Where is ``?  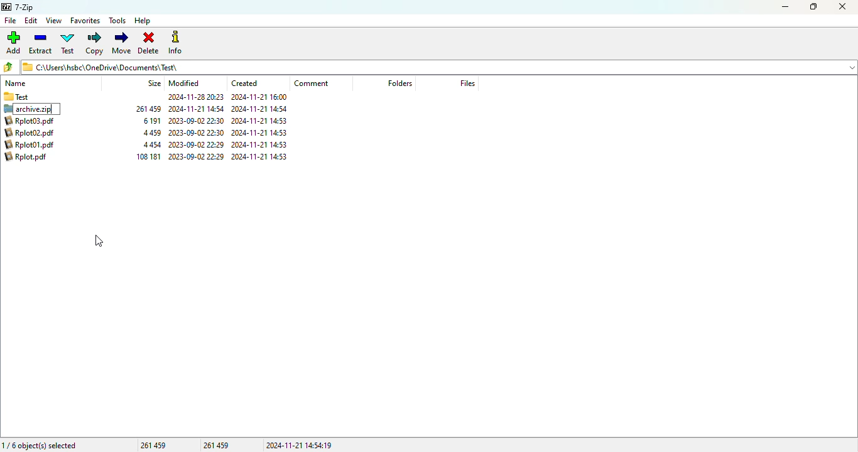
 is located at coordinates (195, 97).